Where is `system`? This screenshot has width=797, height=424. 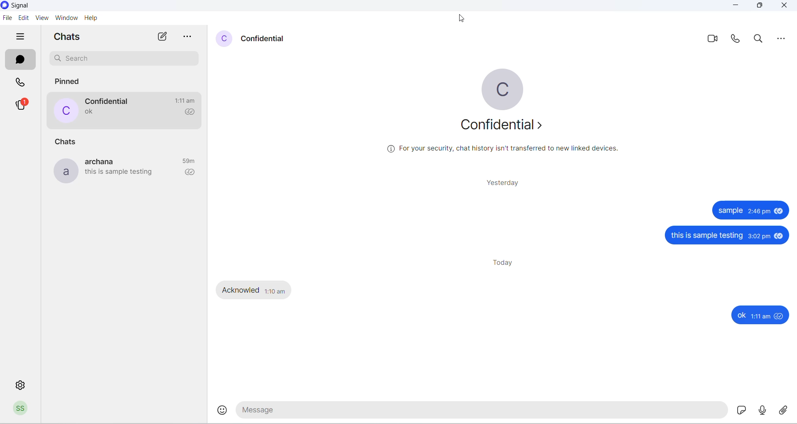
system is located at coordinates (30, 6).